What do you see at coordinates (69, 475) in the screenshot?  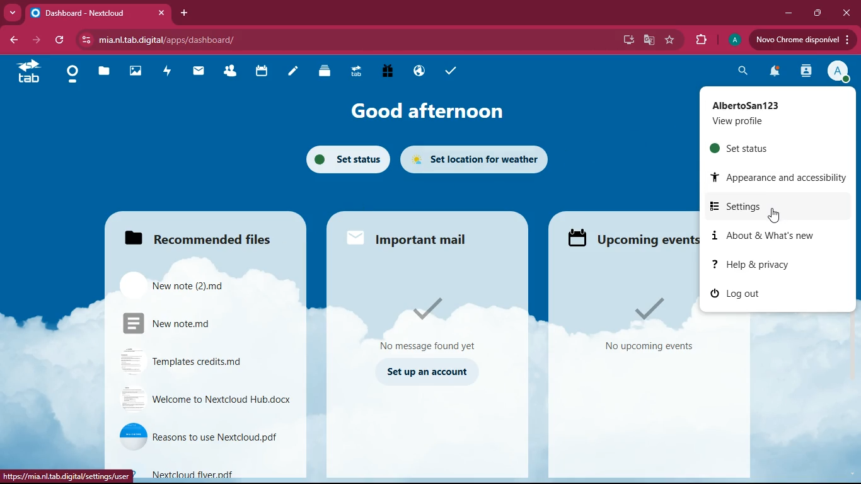 I see `url` at bounding box center [69, 475].